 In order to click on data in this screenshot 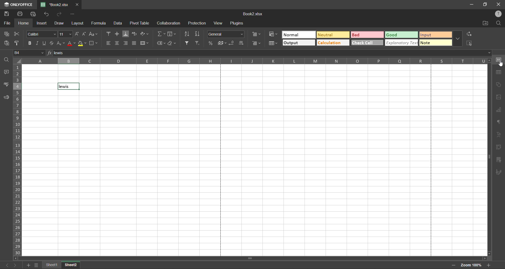, I will do `click(118, 23)`.